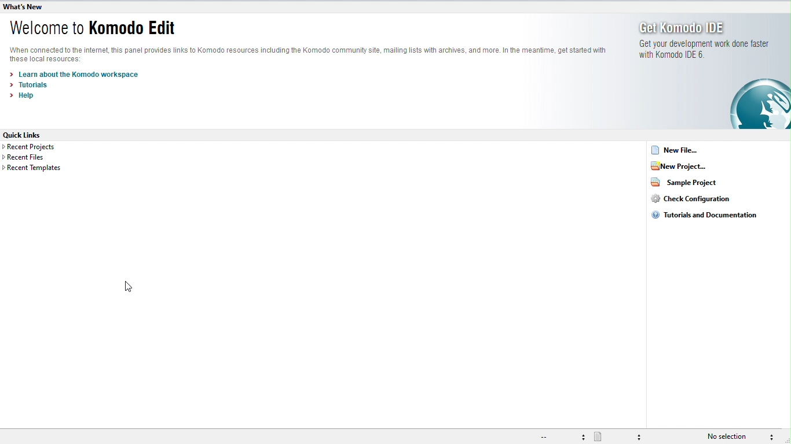 The width and height of the screenshot is (791, 444). I want to click on cursor, so click(128, 287).